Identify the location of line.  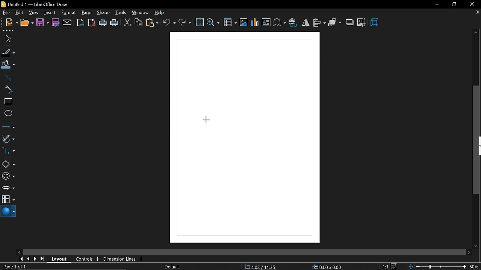
(8, 78).